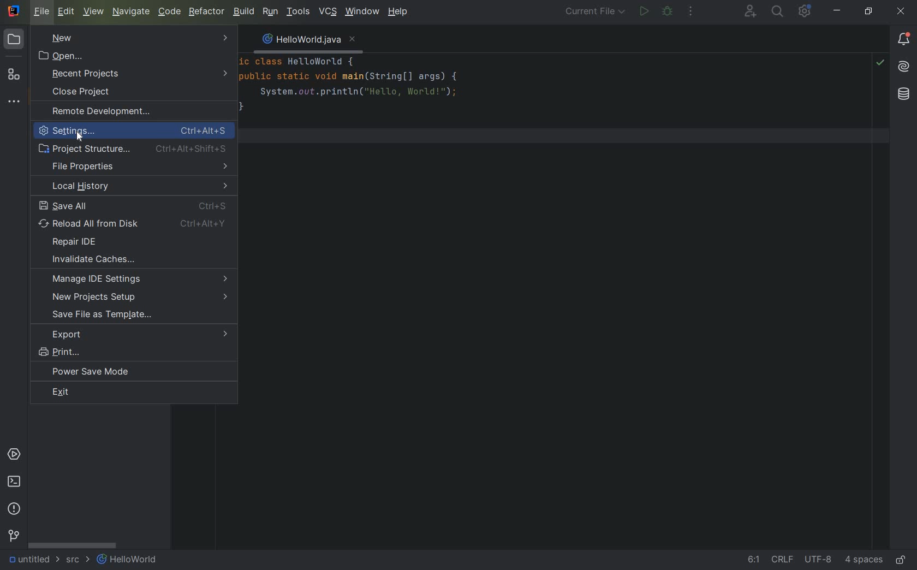  Describe the element at coordinates (67, 12) in the screenshot. I see `EDIT` at that location.